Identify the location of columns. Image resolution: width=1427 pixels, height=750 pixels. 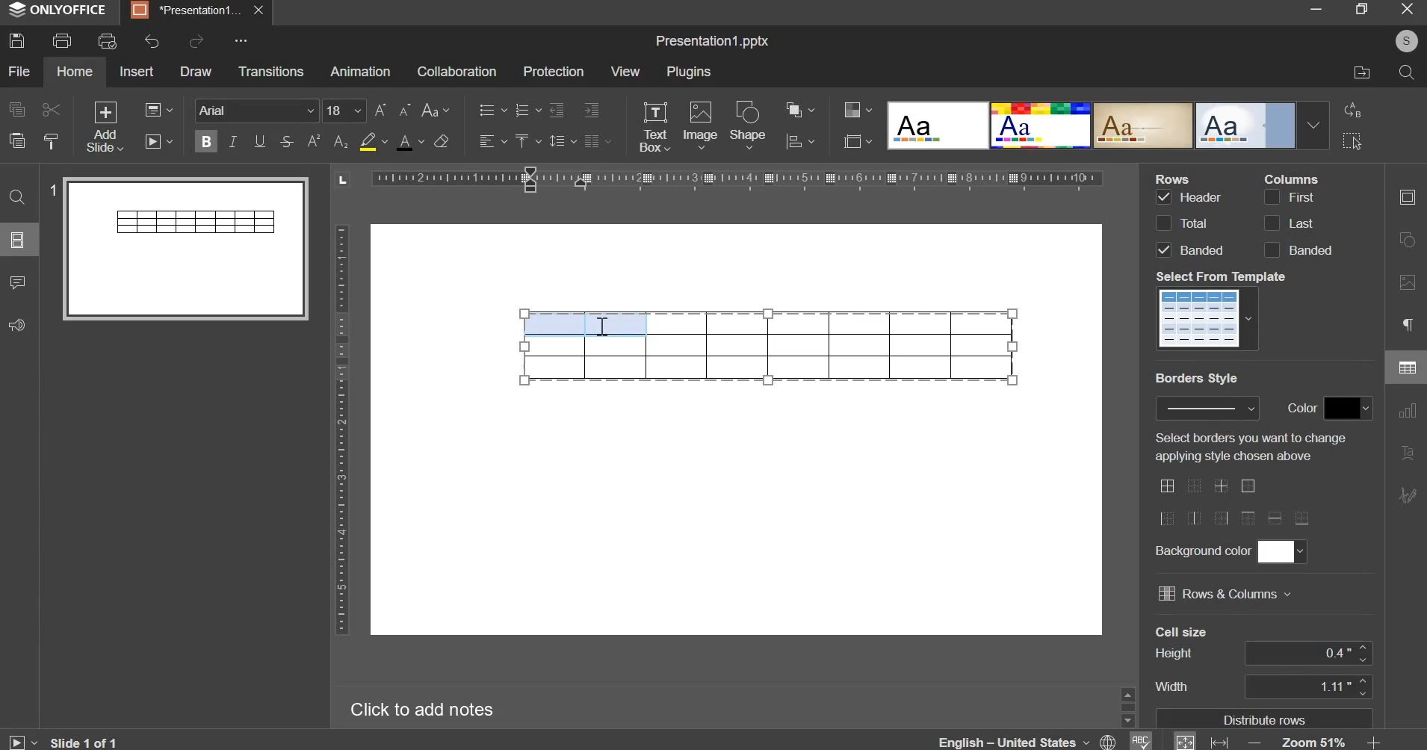
(1296, 223).